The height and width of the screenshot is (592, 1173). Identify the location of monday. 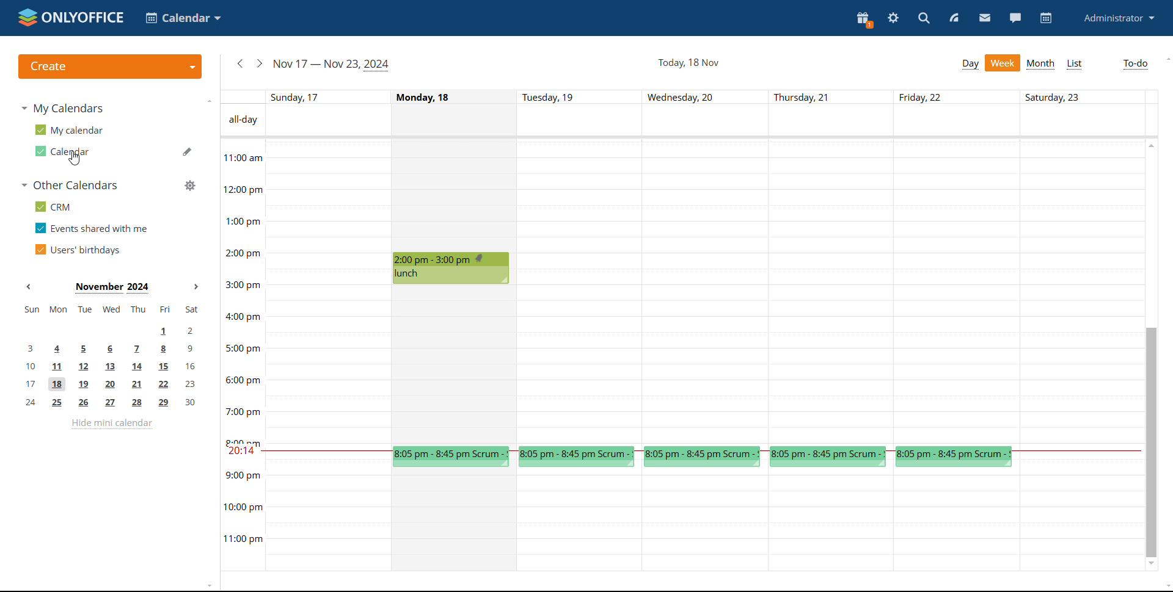
(455, 364).